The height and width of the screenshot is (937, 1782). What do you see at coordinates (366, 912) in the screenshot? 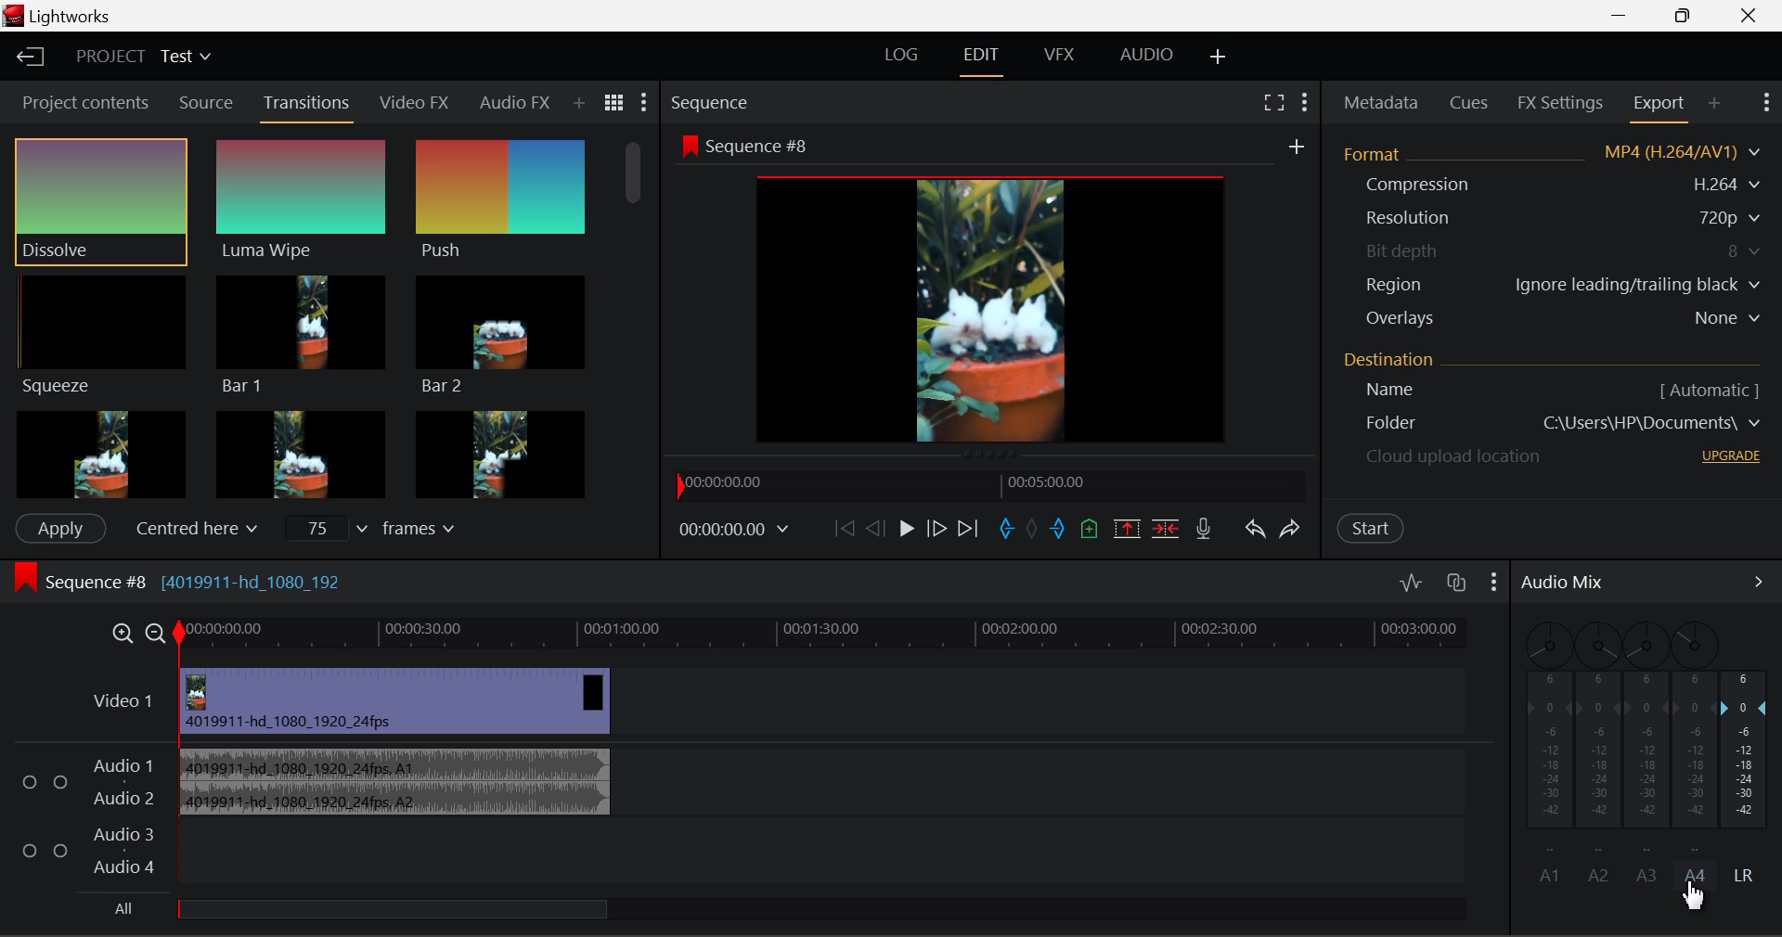
I see `` at bounding box center [366, 912].